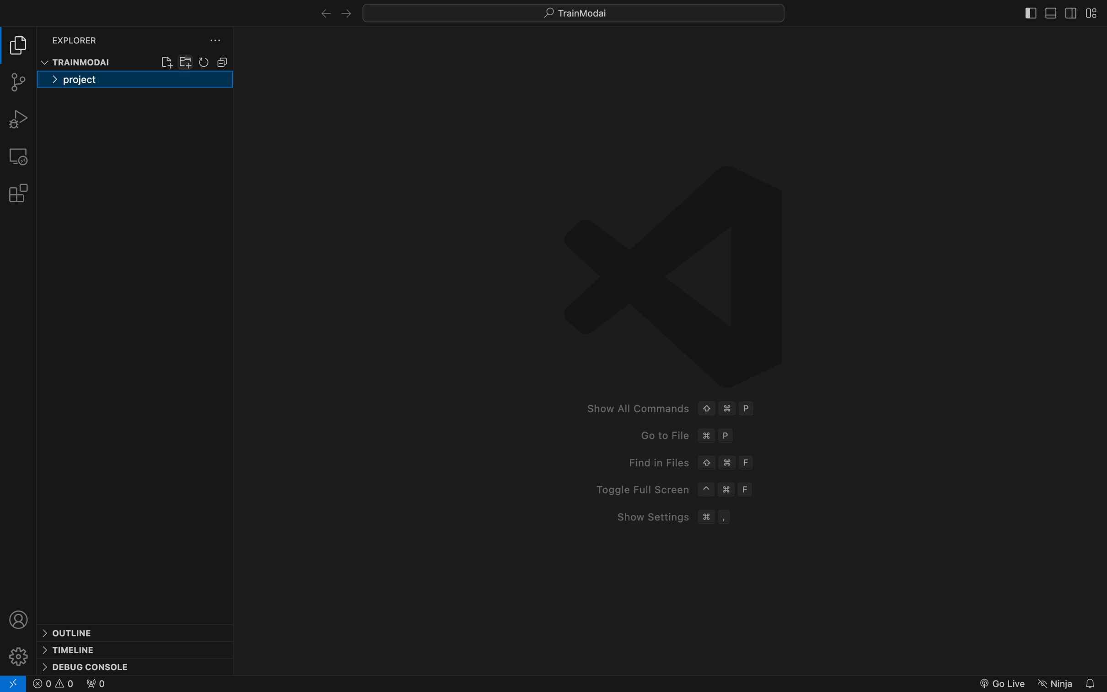 This screenshot has height=692, width=1107. What do you see at coordinates (70, 649) in the screenshot?
I see `time line` at bounding box center [70, 649].